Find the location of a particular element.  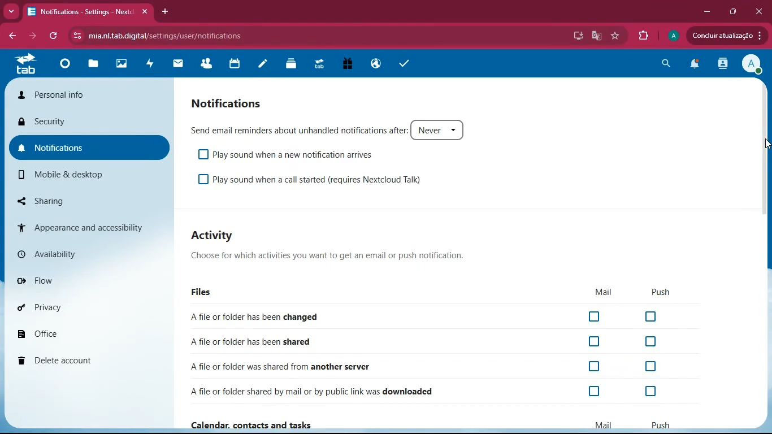

notes is located at coordinates (266, 65).